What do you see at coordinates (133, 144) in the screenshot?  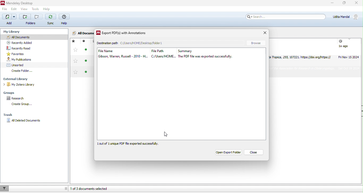 I see `1 out of 1 unique pdf file exported successfully` at bounding box center [133, 144].